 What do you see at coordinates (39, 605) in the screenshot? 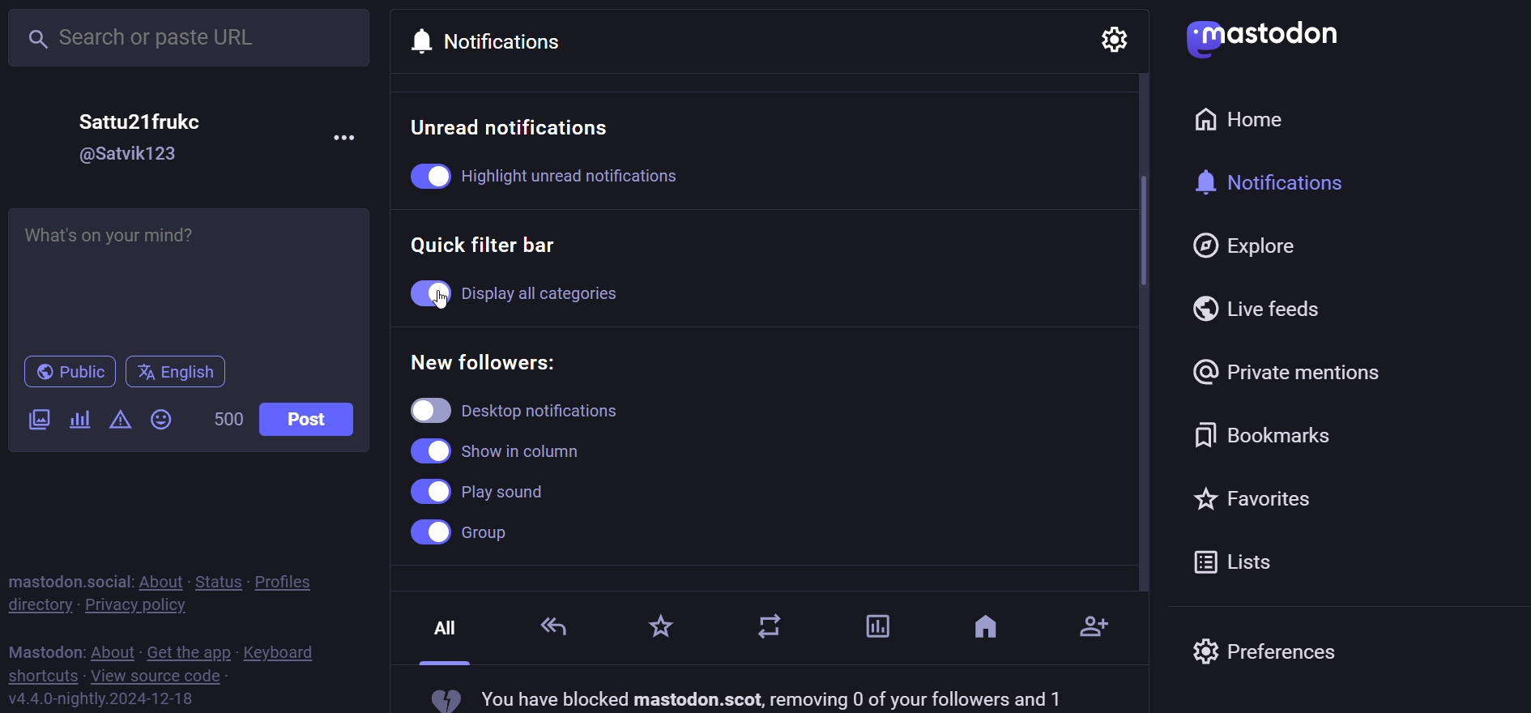
I see `directory` at bounding box center [39, 605].